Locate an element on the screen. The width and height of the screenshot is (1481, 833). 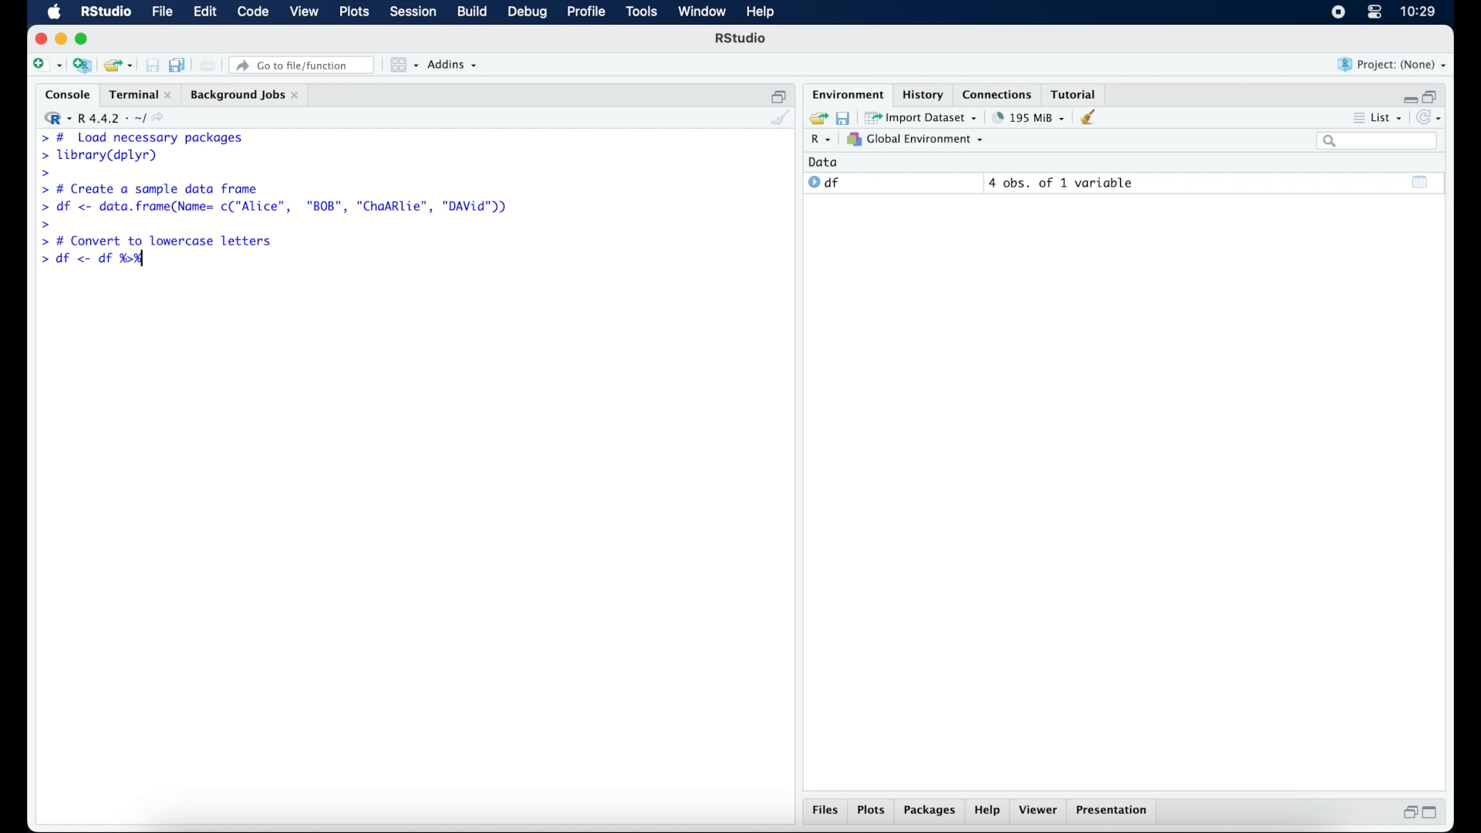
project (none) is located at coordinates (1393, 65).